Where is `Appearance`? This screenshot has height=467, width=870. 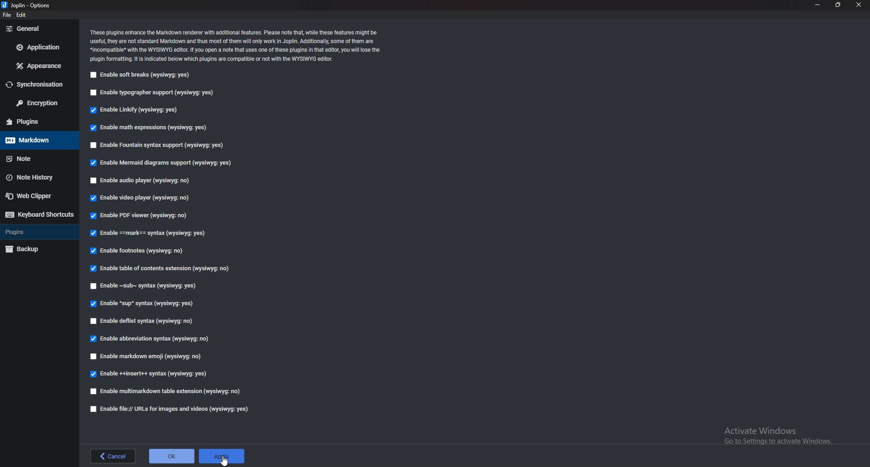 Appearance is located at coordinates (39, 67).